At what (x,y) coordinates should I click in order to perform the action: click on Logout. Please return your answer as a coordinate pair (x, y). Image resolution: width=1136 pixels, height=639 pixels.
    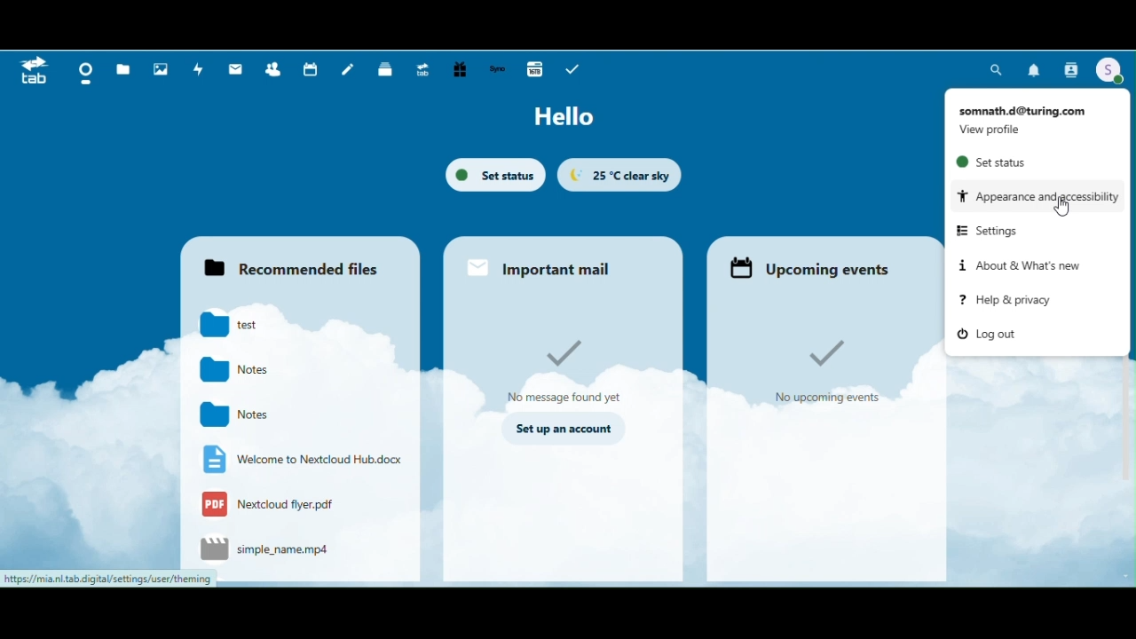
    Looking at the image, I should click on (993, 335).